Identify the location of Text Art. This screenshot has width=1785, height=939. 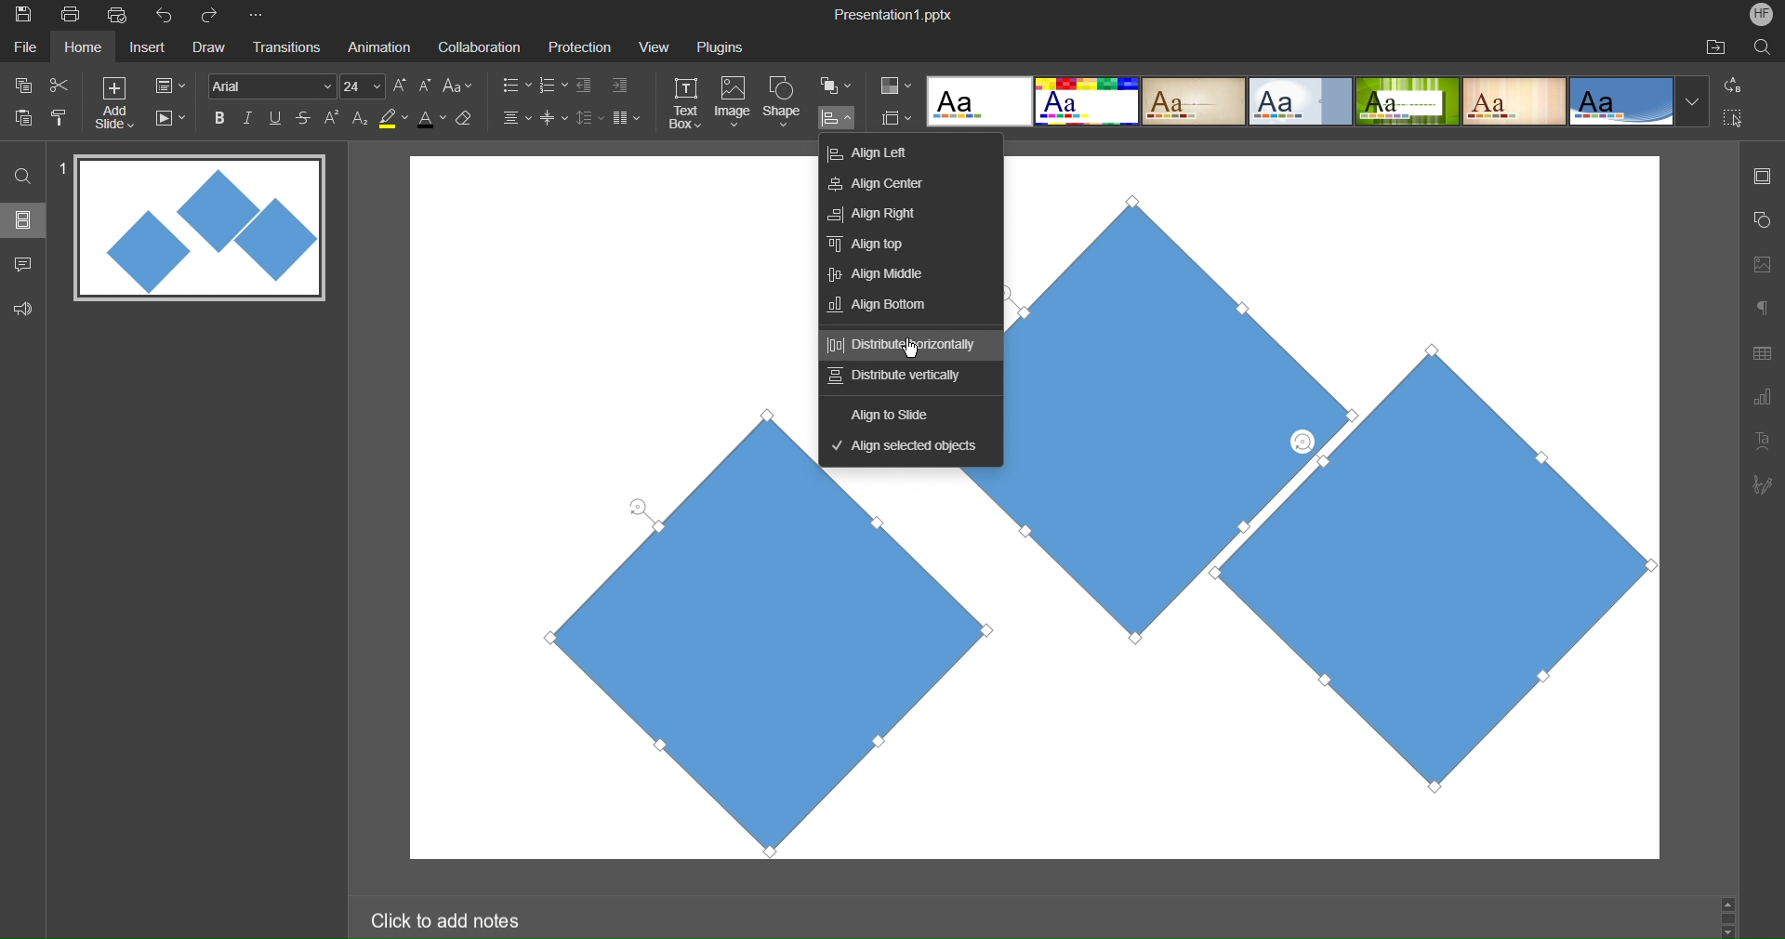
(1763, 439).